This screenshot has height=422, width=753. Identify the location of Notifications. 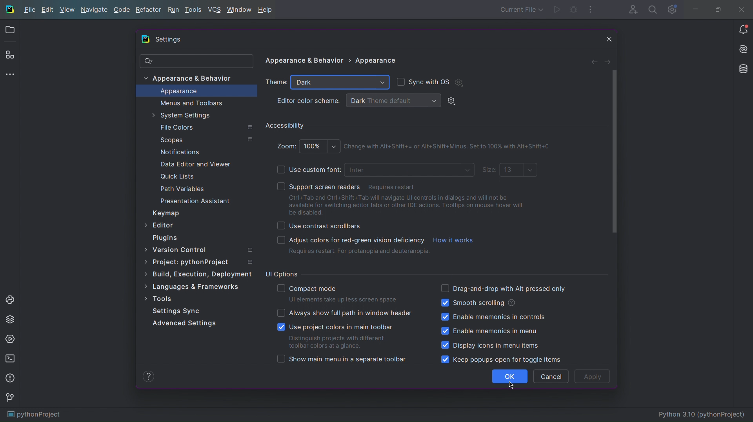
(742, 29).